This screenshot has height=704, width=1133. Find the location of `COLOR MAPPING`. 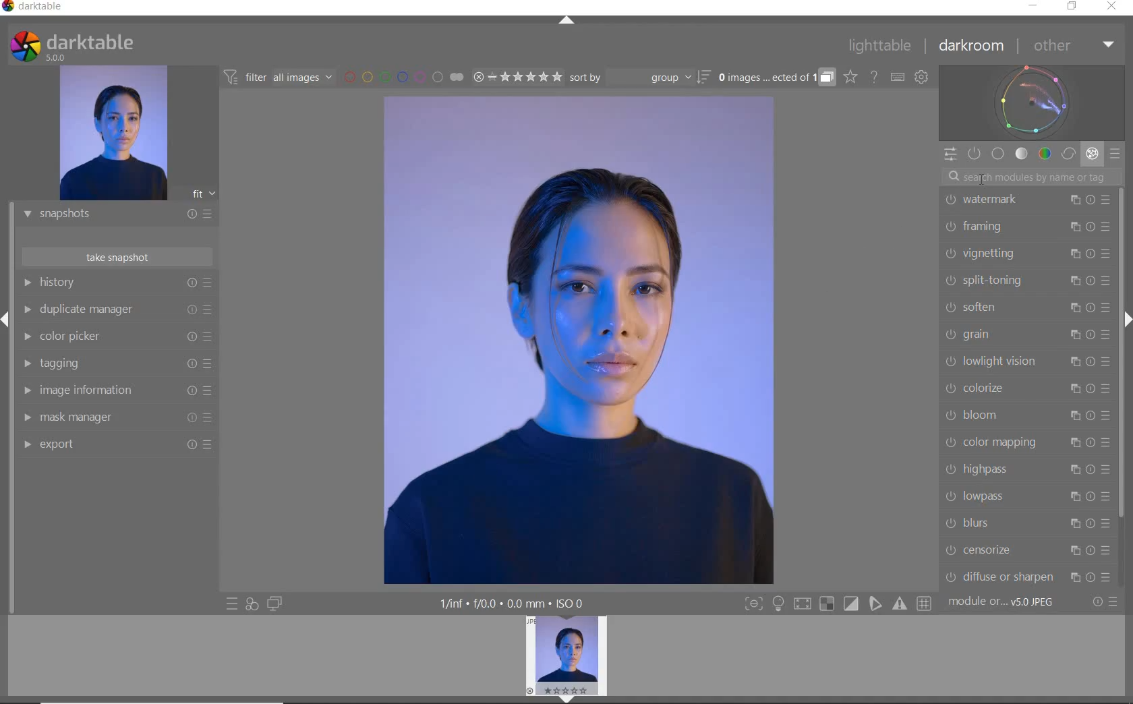

COLOR MAPPING is located at coordinates (1026, 442).